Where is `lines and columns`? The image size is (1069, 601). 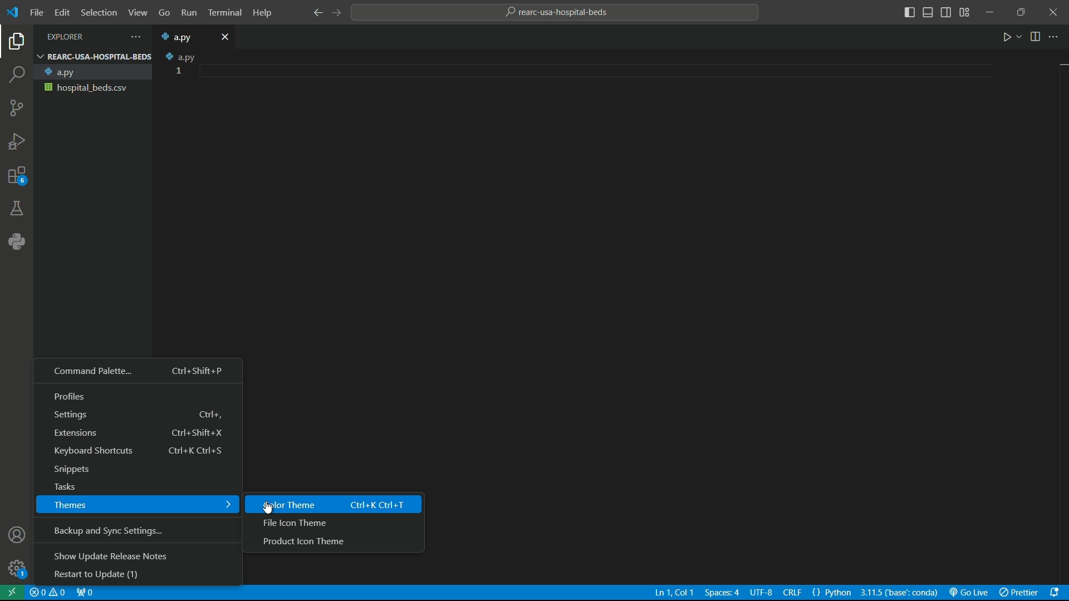
lines and columns is located at coordinates (674, 593).